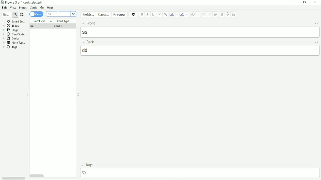 Image resolution: width=321 pixels, height=180 pixels. Describe the element at coordinates (15, 34) in the screenshot. I see `Card State` at that location.